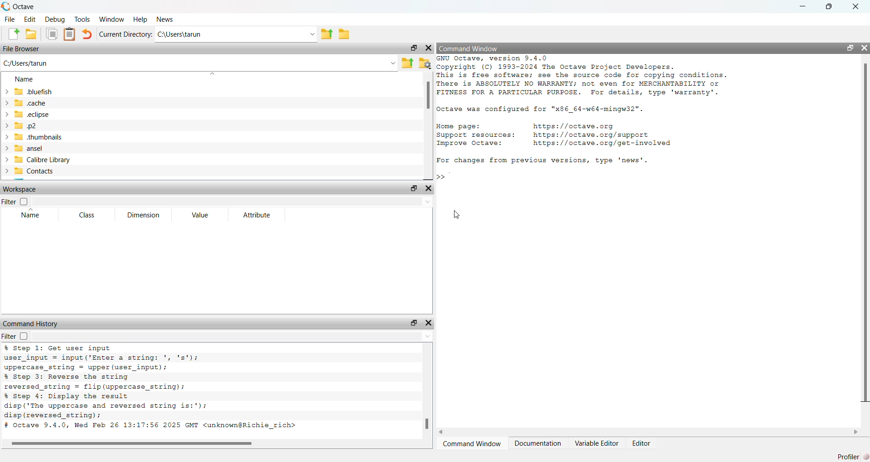 This screenshot has height=462, width=870. Describe the element at coordinates (198, 63) in the screenshot. I see `enter the path or filename` at that location.